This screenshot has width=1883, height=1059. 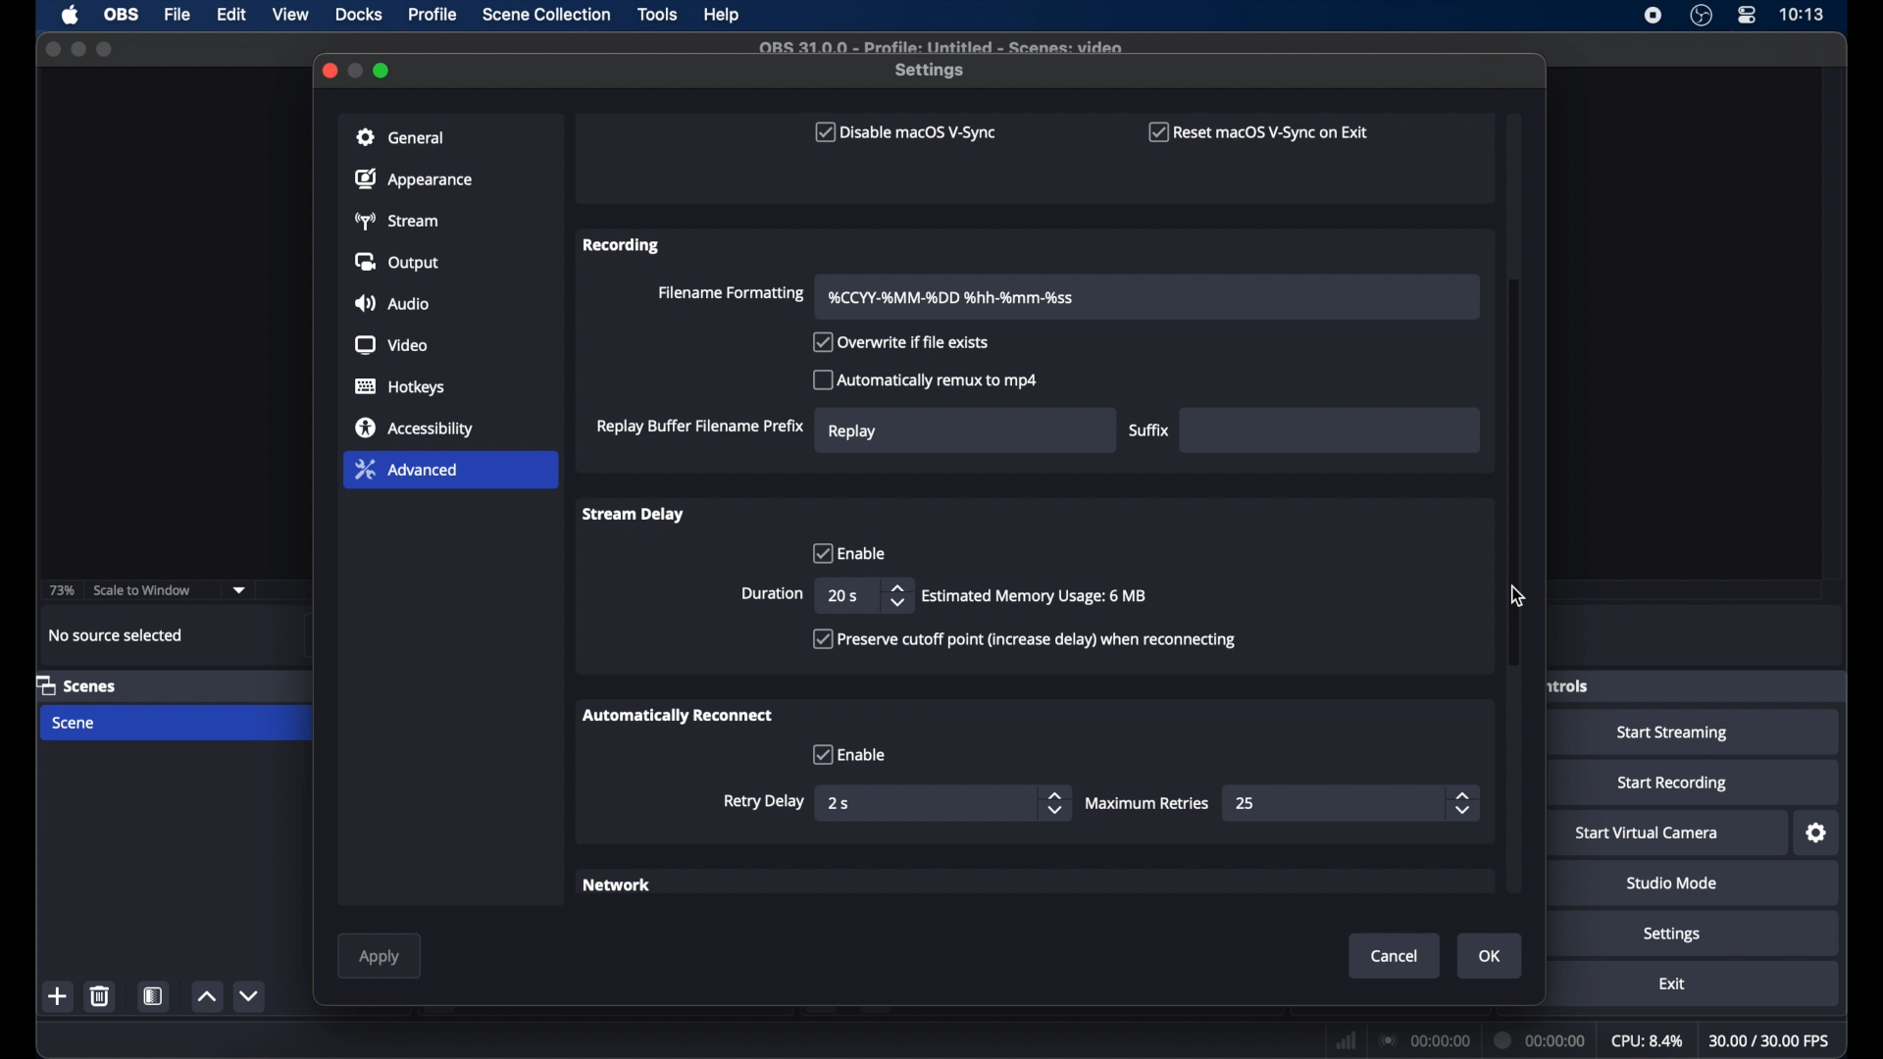 What do you see at coordinates (1346, 1038) in the screenshot?
I see `network` at bounding box center [1346, 1038].